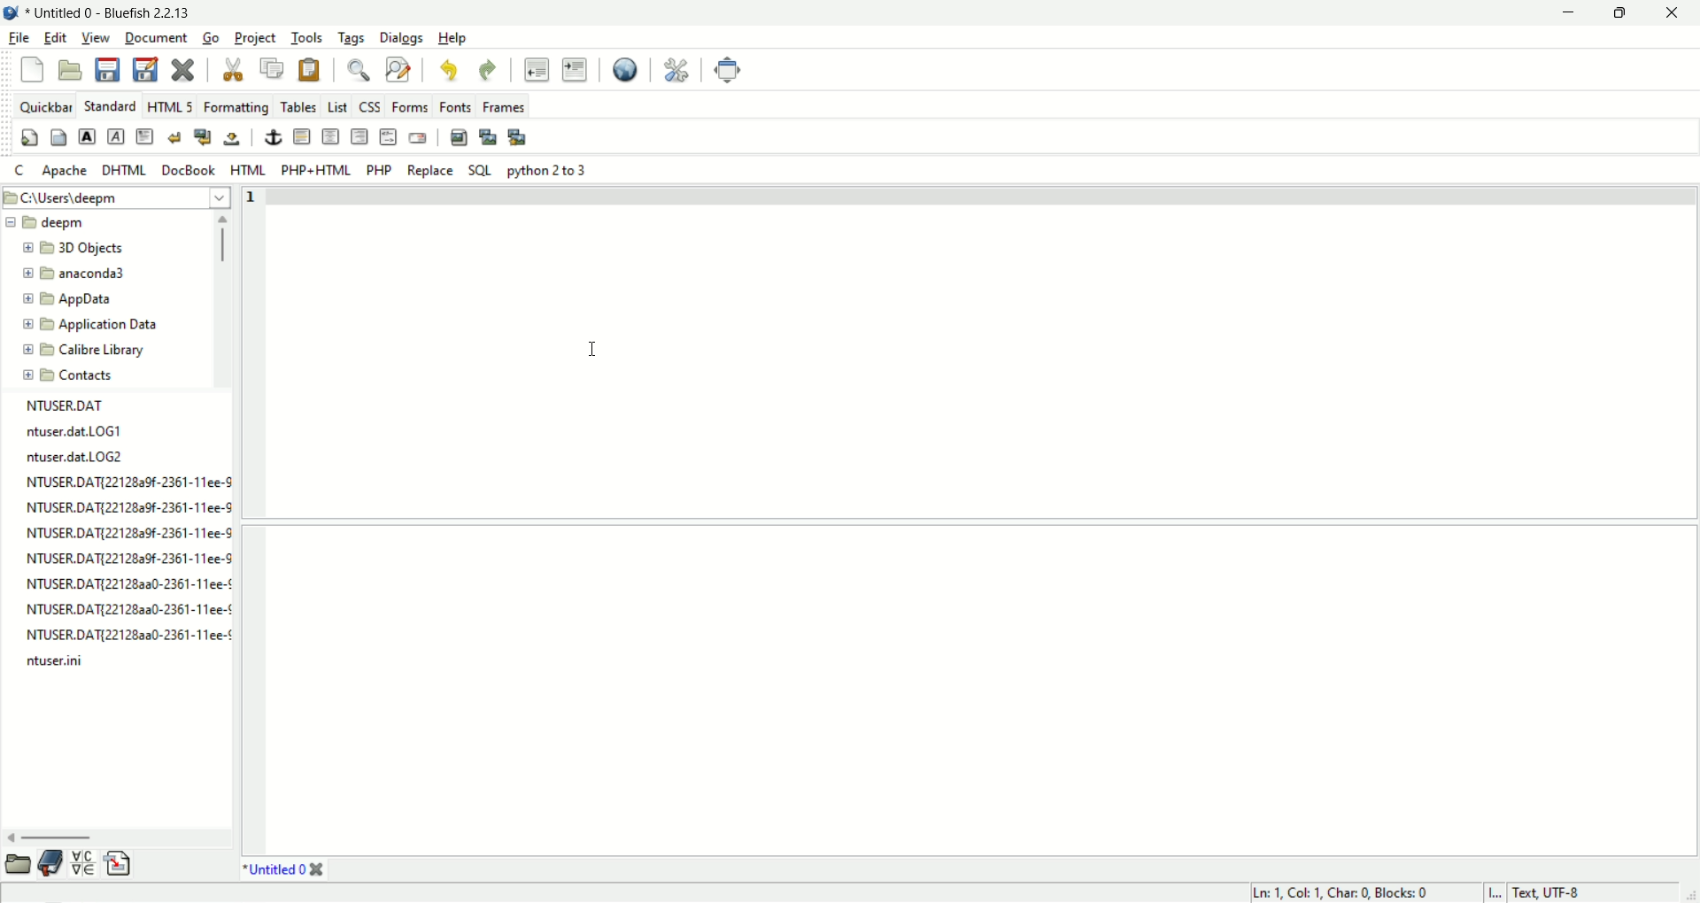  I want to click on find, so click(361, 70).